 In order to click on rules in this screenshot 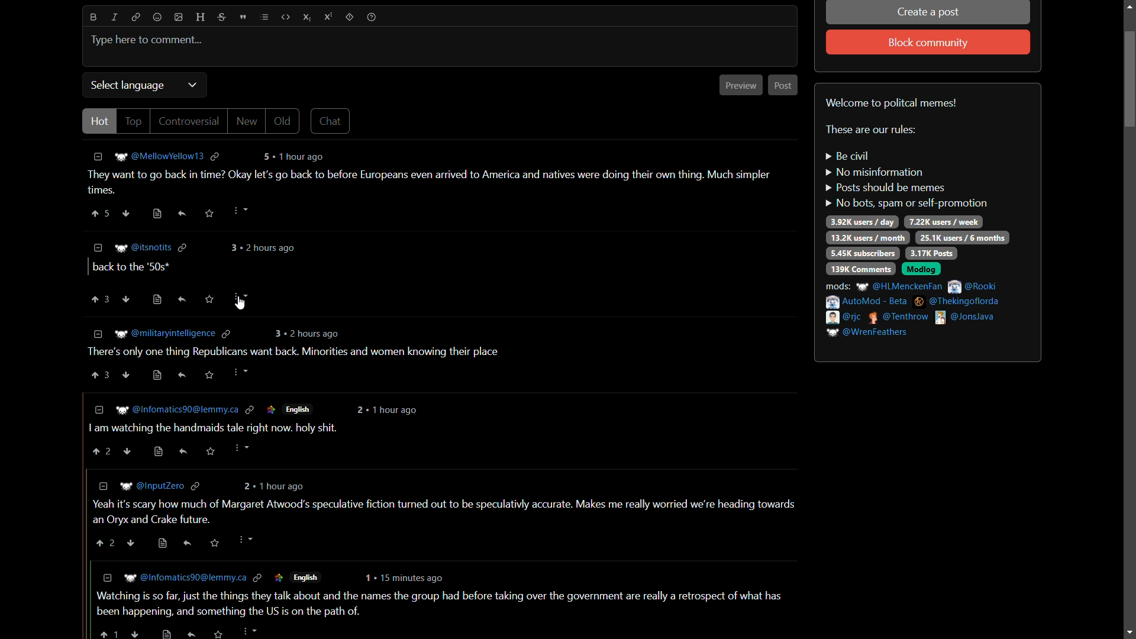, I will do `click(906, 181)`.